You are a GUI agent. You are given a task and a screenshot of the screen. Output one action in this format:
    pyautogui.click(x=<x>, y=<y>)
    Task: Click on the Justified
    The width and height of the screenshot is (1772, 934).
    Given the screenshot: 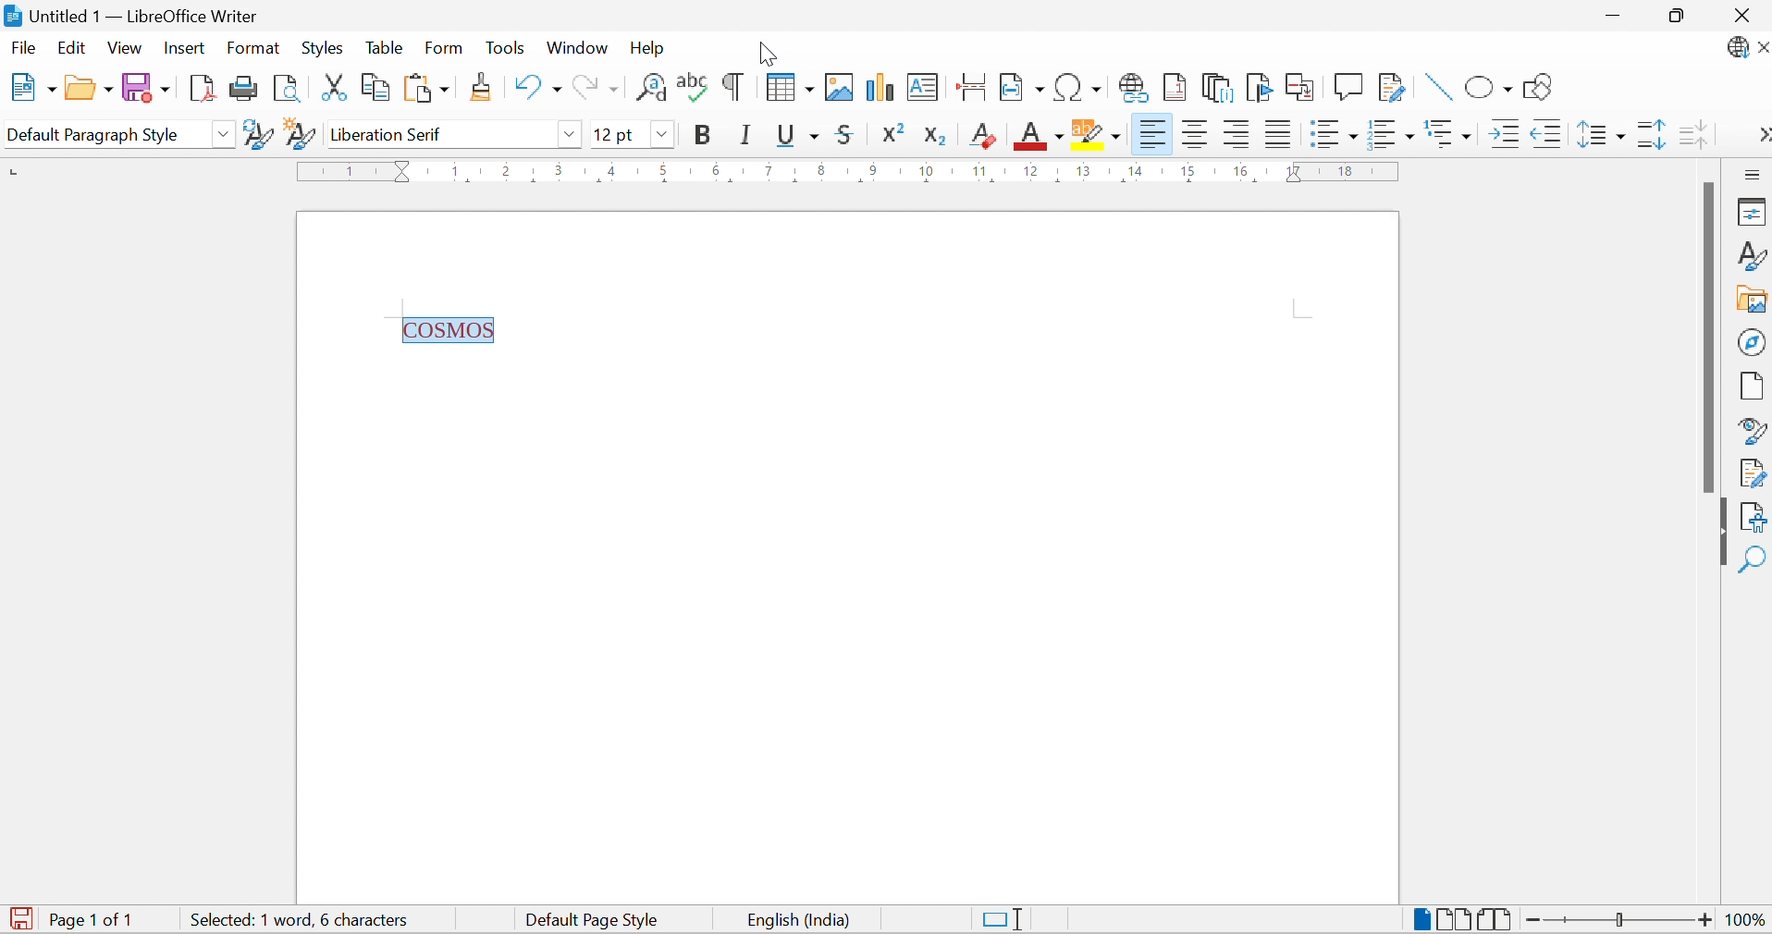 What is the action you would take?
    pyautogui.click(x=1277, y=134)
    